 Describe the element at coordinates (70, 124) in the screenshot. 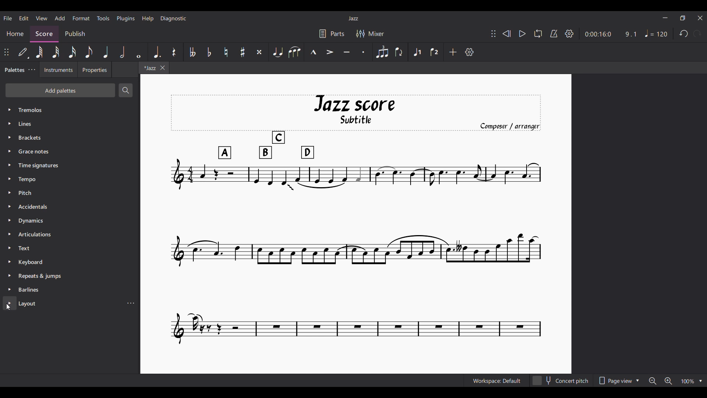

I see `Lines` at that location.